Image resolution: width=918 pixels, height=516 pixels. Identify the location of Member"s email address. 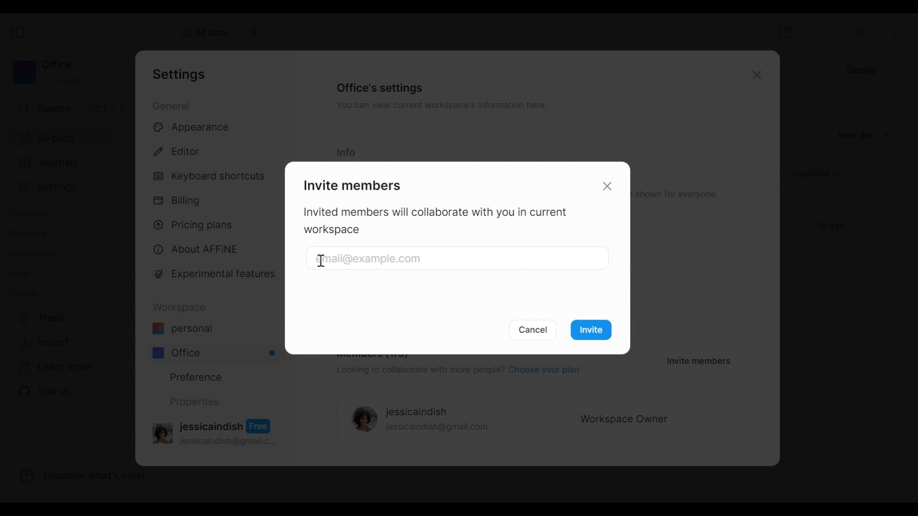
(459, 259).